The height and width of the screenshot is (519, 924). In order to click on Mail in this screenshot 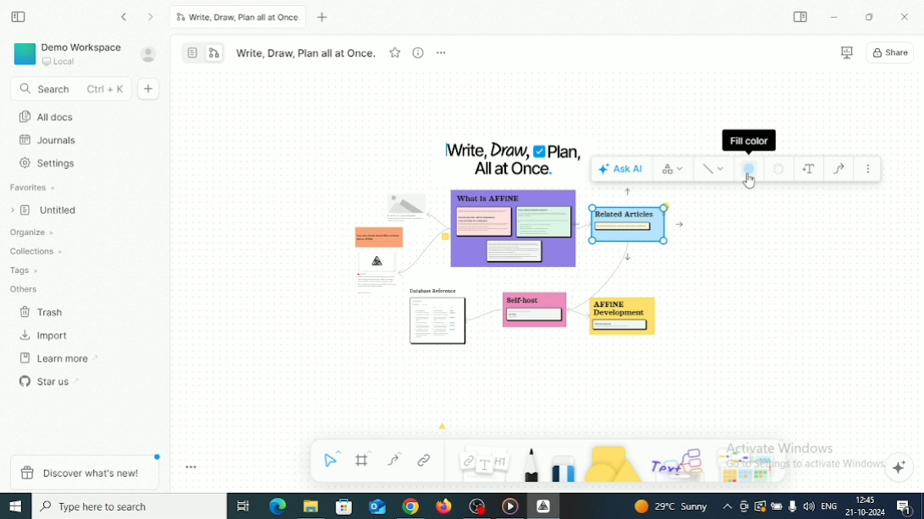, I will do `click(377, 506)`.